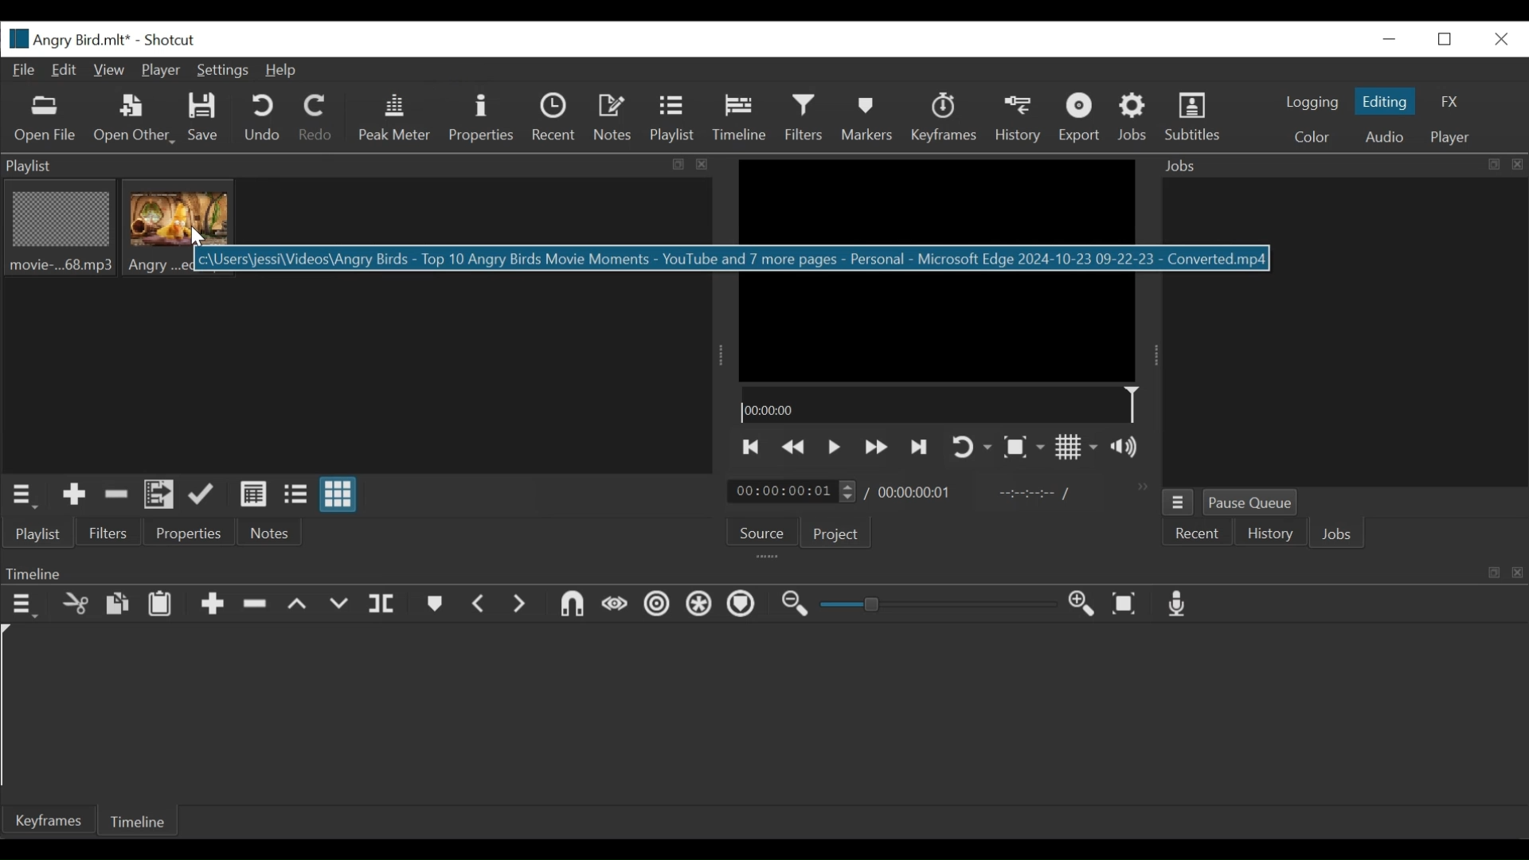  What do you see at coordinates (133, 119) in the screenshot?
I see `Open Other` at bounding box center [133, 119].